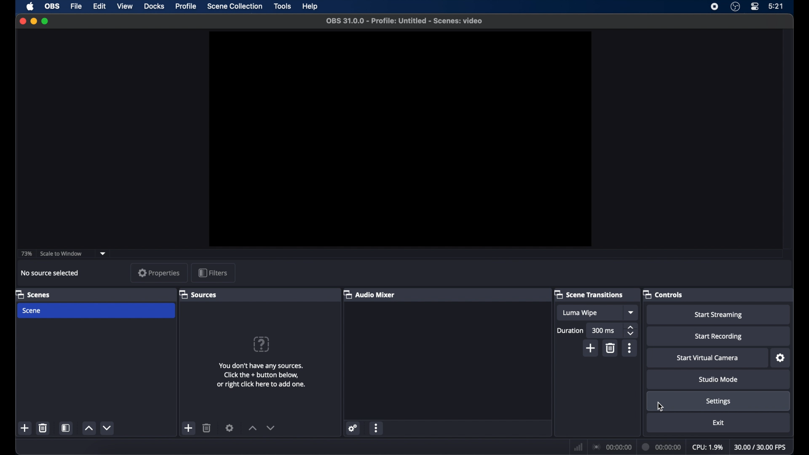 This screenshot has width=809, height=455. Describe the element at coordinates (23, 20) in the screenshot. I see `close` at that location.